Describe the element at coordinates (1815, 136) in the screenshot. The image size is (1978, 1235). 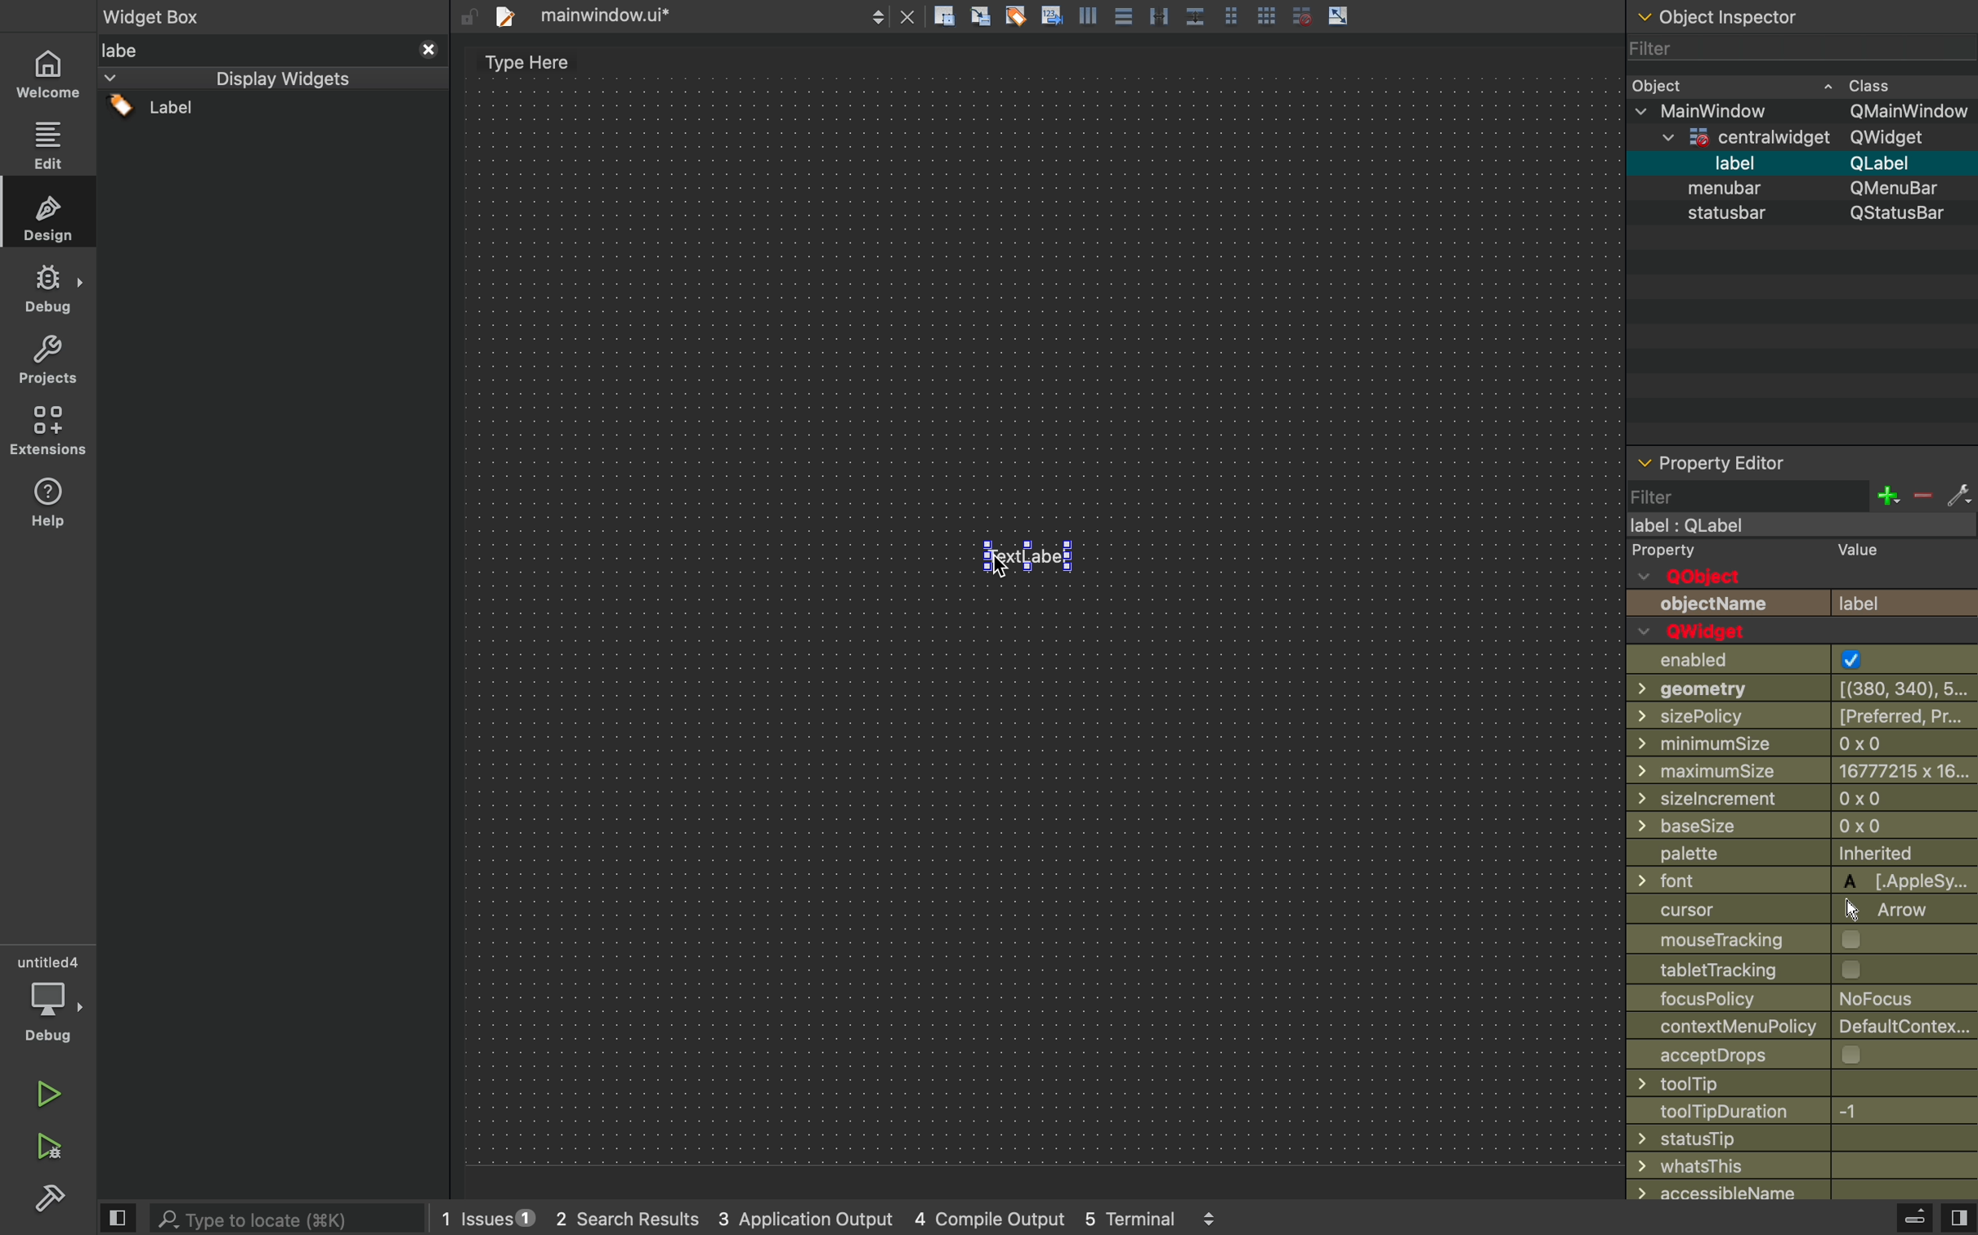
I see `widjget` at that location.